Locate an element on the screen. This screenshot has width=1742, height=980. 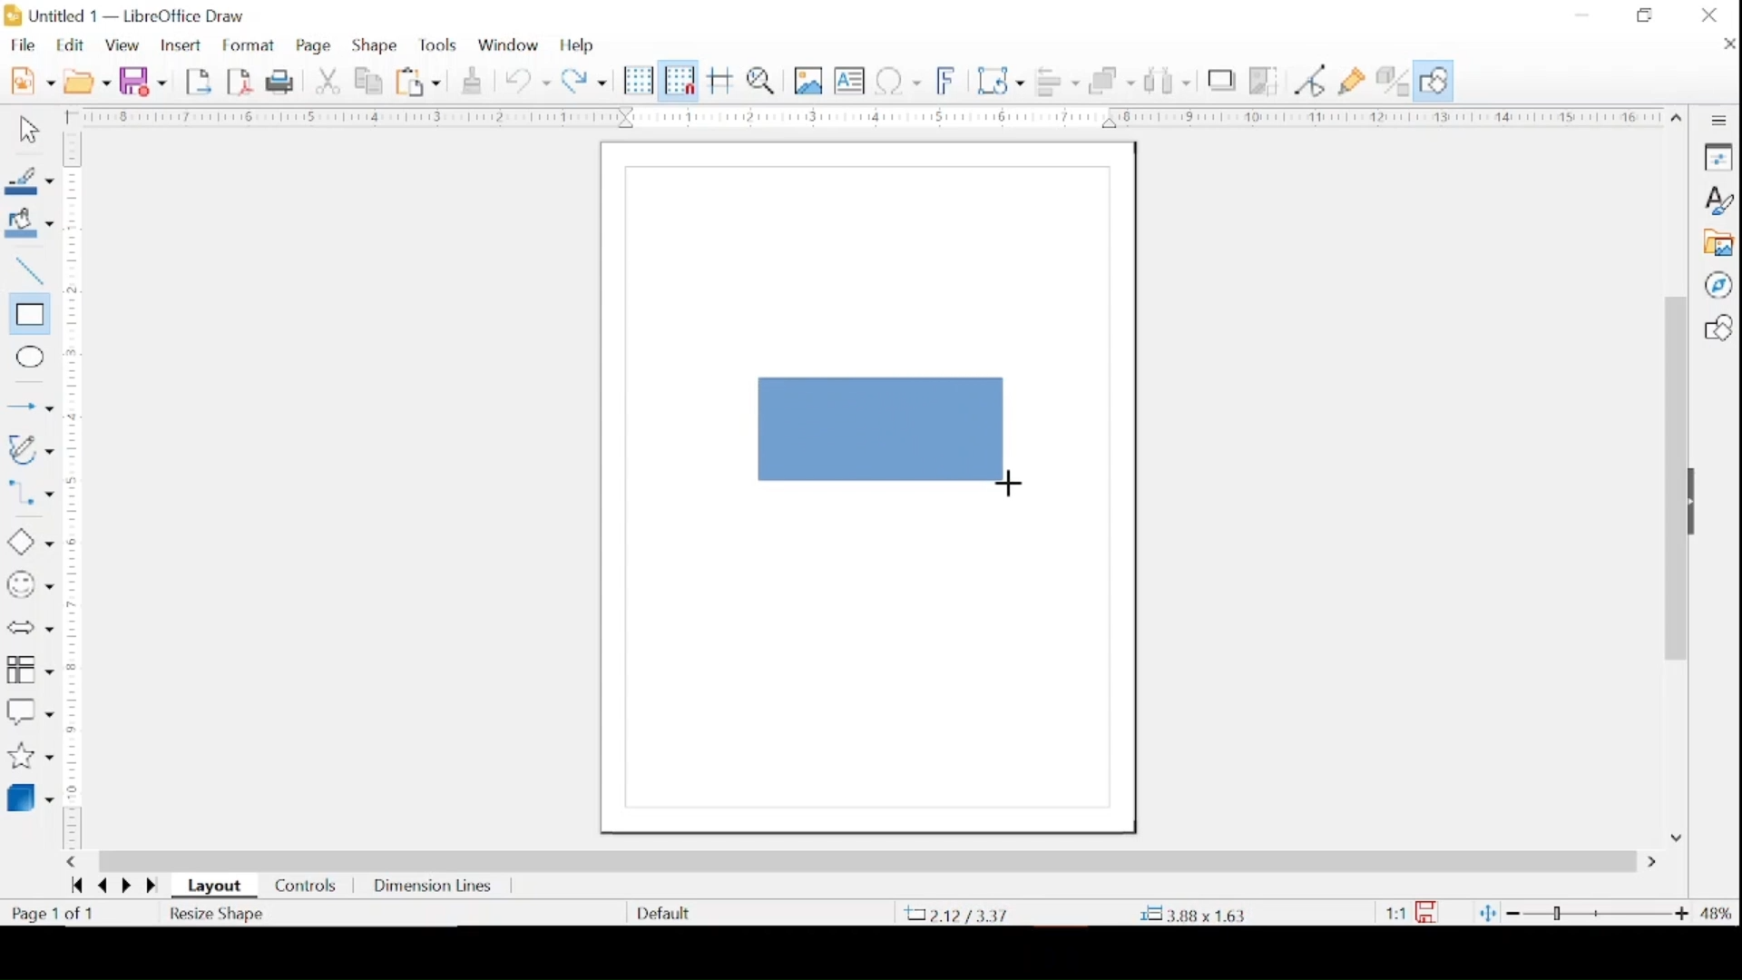
display grid is located at coordinates (639, 82).